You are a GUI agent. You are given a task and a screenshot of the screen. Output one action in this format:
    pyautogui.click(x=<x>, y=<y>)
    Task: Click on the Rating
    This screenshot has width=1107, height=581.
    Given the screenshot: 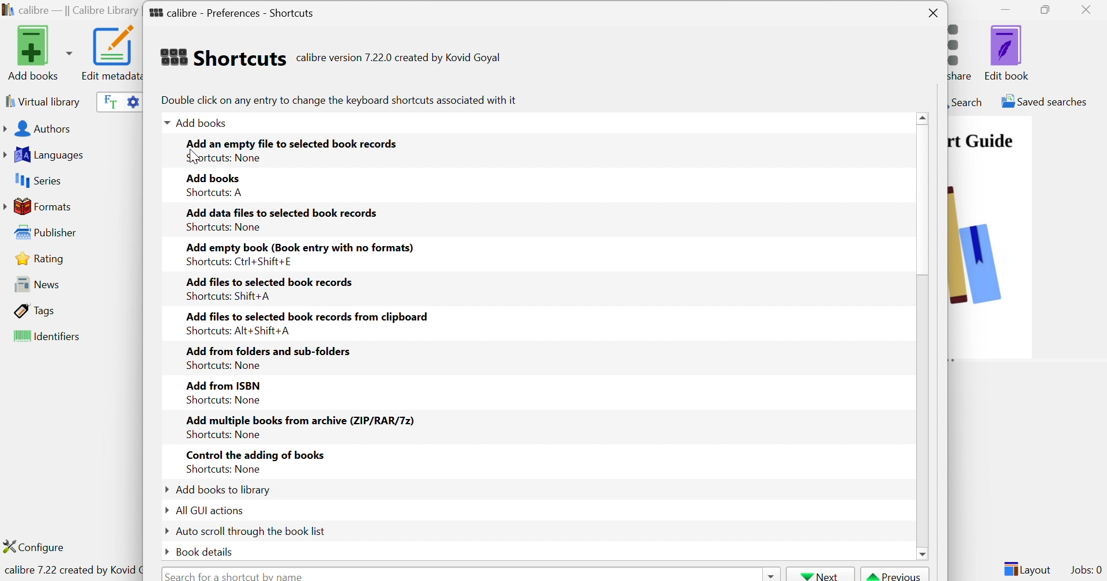 What is the action you would take?
    pyautogui.click(x=42, y=258)
    